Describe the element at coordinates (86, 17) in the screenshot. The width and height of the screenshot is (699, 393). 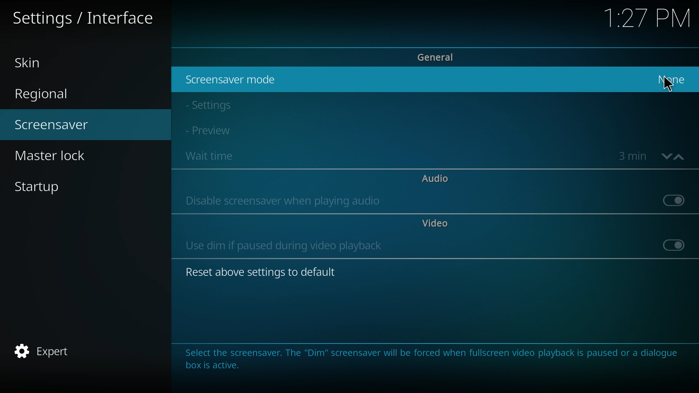
I see `settings/interface` at that location.